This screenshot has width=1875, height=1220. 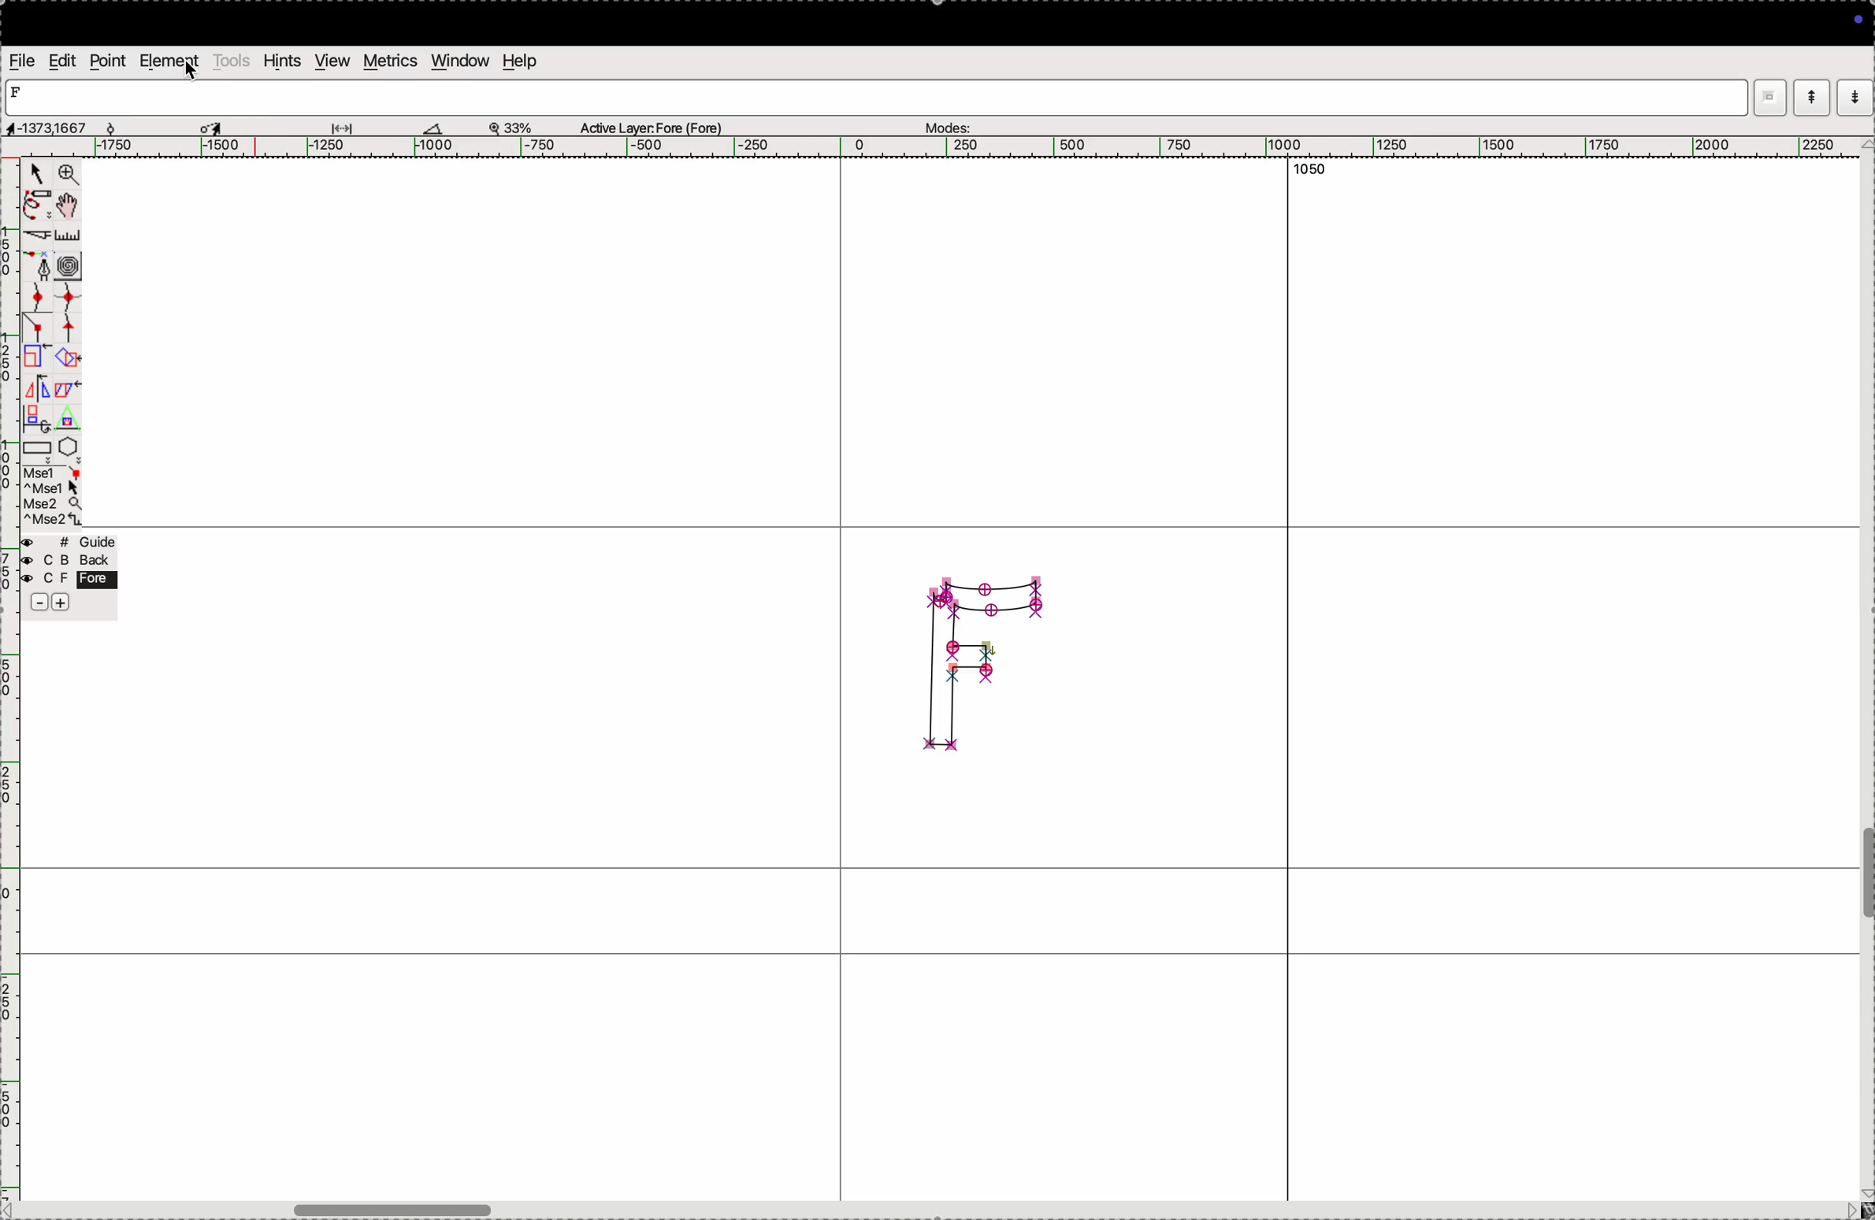 I want to click on glyph F, so click(x=982, y=663).